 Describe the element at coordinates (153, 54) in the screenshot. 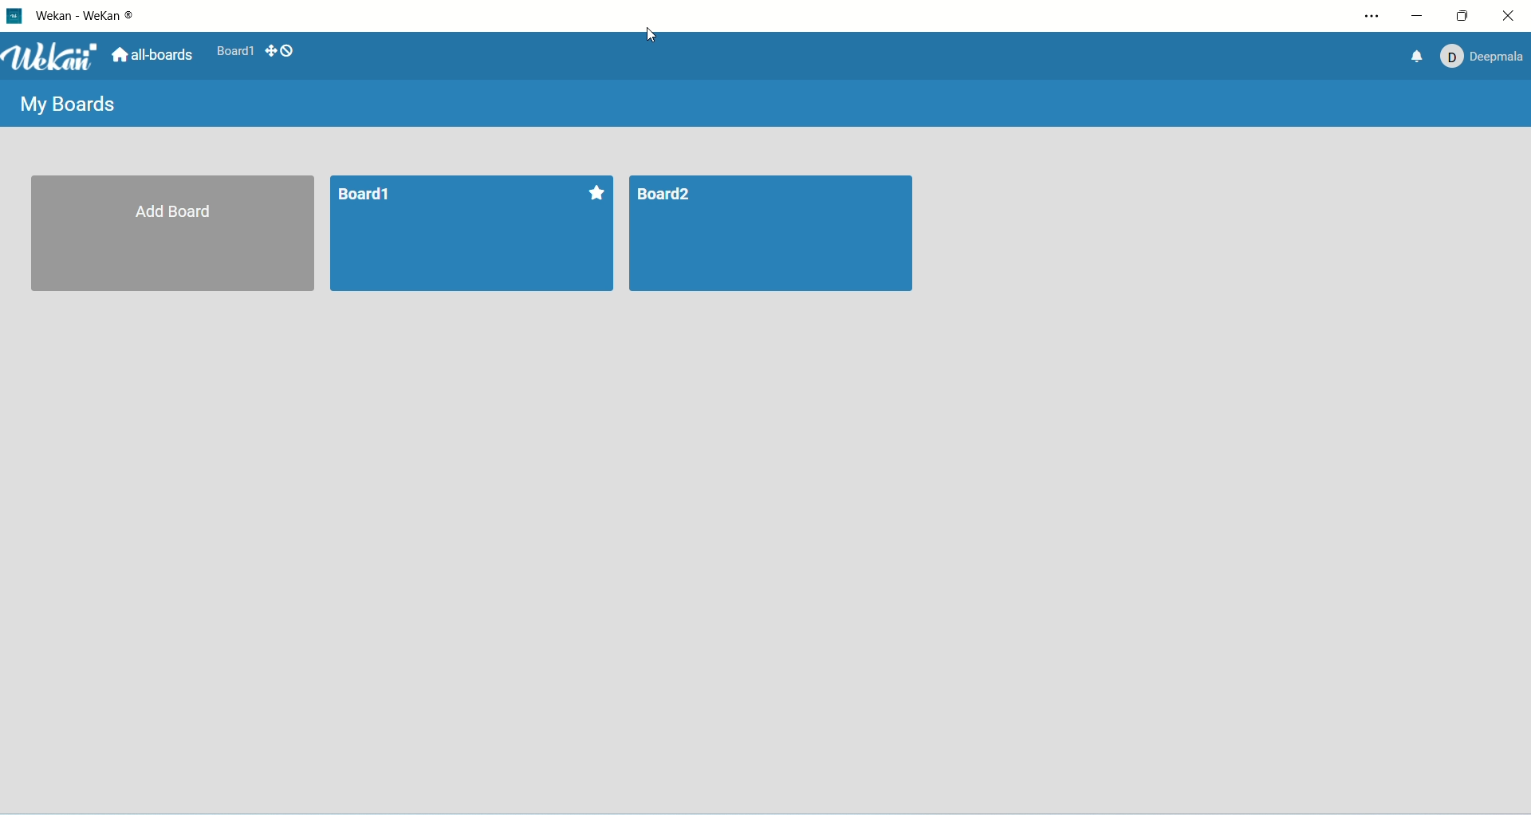

I see `all boards` at that location.